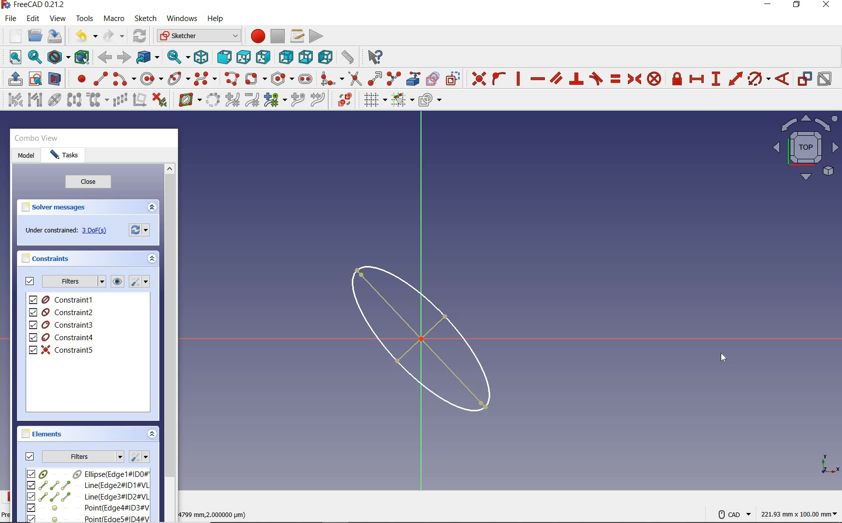 The width and height of the screenshot is (842, 523). Describe the element at coordinates (296, 35) in the screenshot. I see `macros` at that location.